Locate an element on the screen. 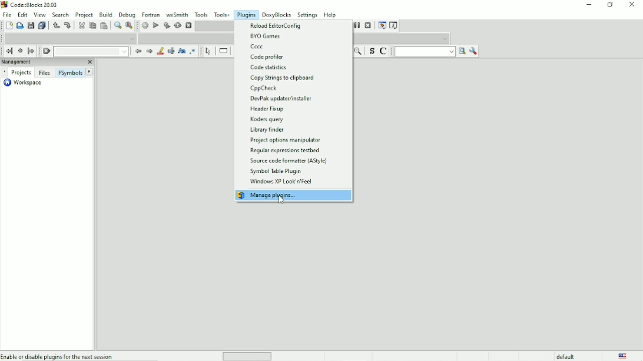 The width and height of the screenshot is (643, 361). Text run is located at coordinates (425, 52).